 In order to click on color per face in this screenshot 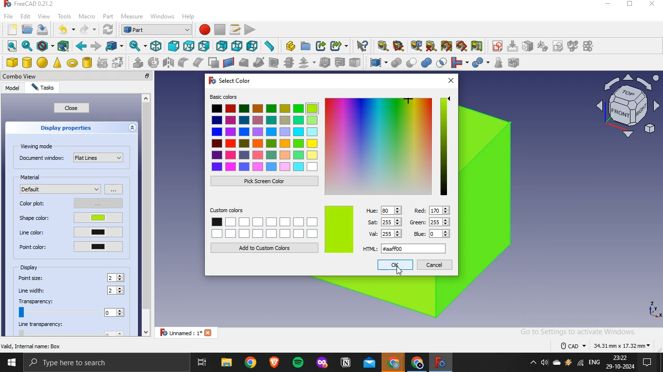, I will do `click(355, 62)`.